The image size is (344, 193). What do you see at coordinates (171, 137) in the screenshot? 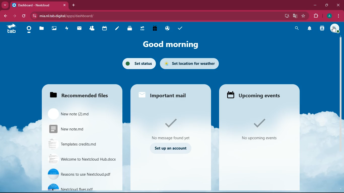
I see `No message found yet` at bounding box center [171, 137].